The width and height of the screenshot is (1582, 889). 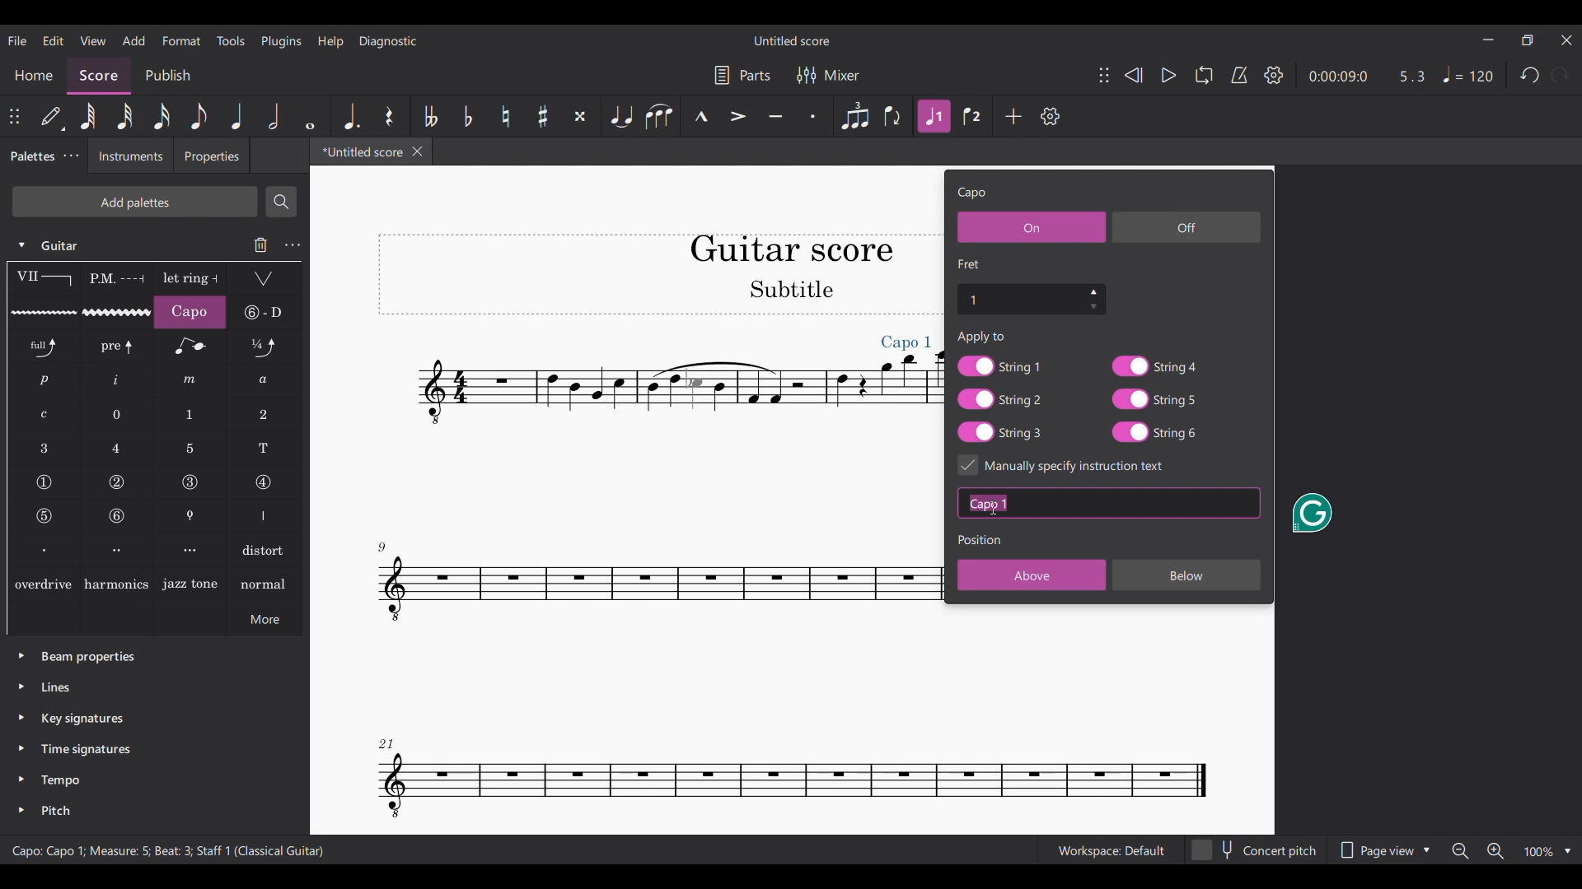 I want to click on Lines palette, so click(x=56, y=687).